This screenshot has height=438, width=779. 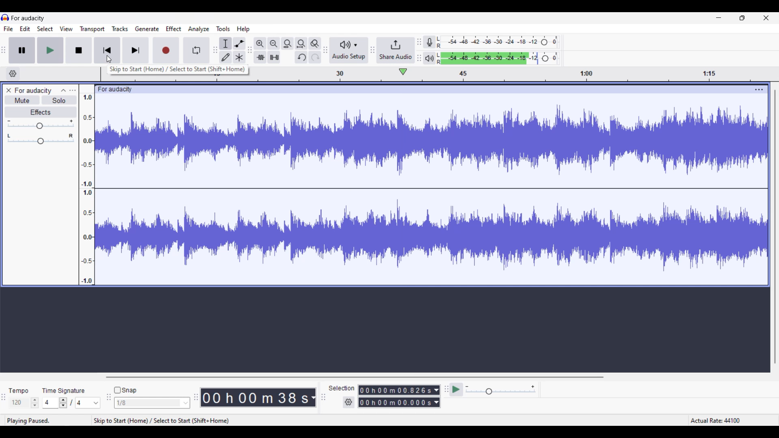 I want to click on Undo, so click(x=301, y=57).